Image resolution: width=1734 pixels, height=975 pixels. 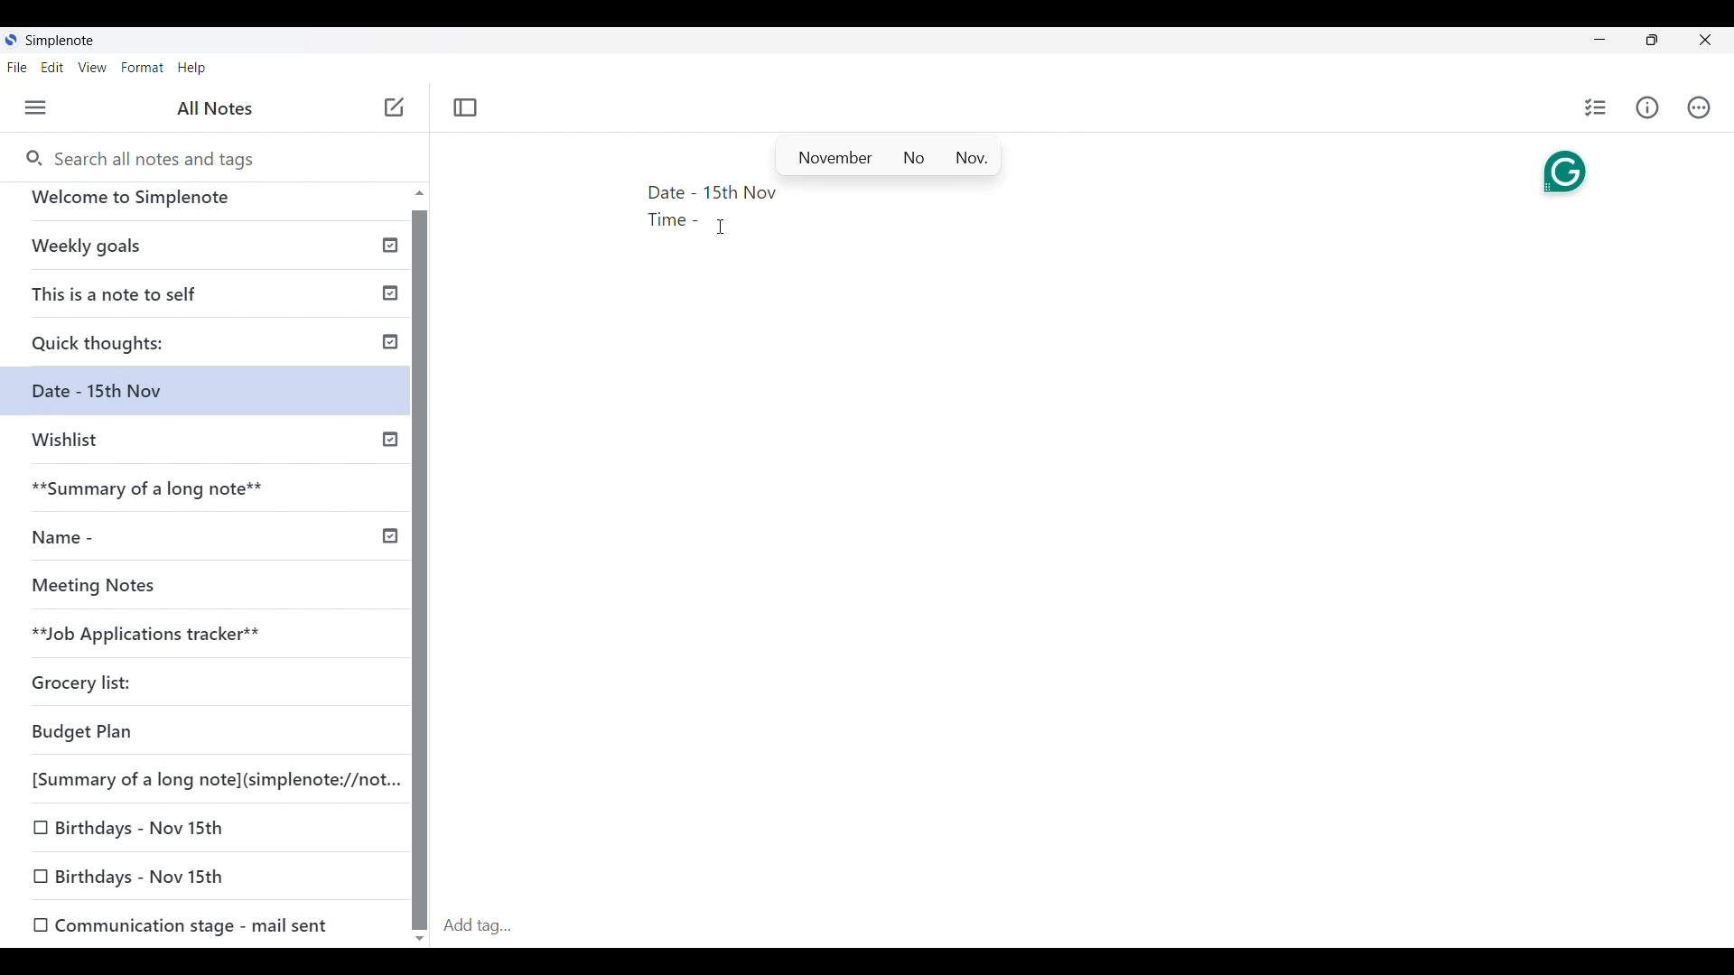 I want to click on Unpublished note, so click(x=208, y=776).